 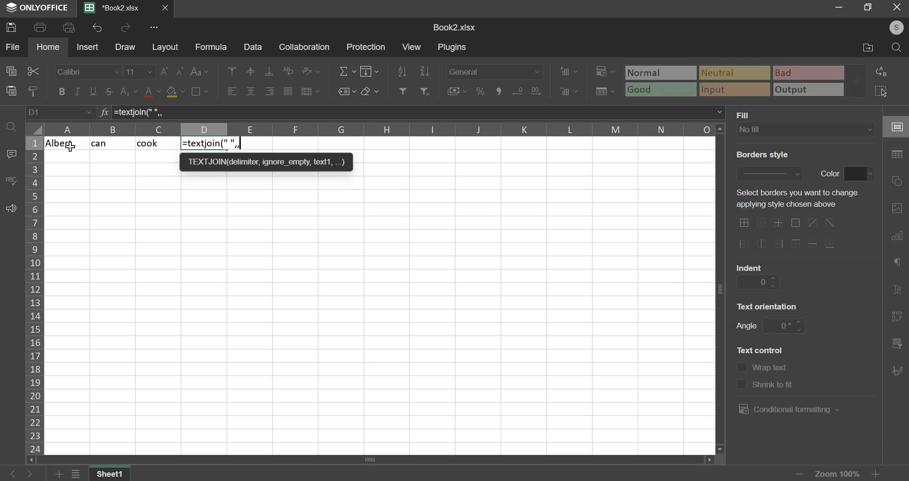 What do you see at coordinates (87, 47) in the screenshot?
I see `insert` at bounding box center [87, 47].